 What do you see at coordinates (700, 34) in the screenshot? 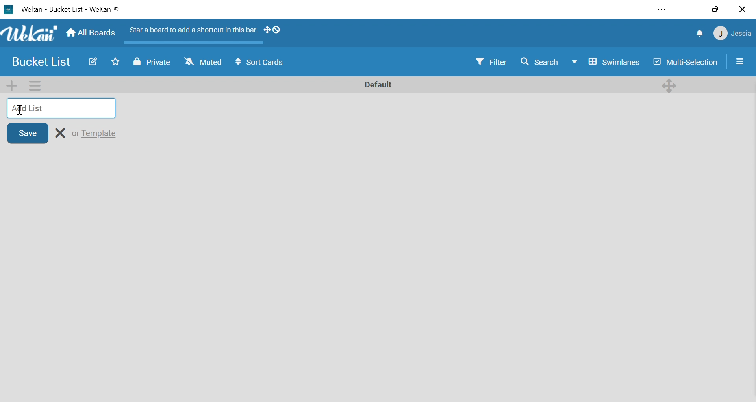
I see `notifications` at bounding box center [700, 34].